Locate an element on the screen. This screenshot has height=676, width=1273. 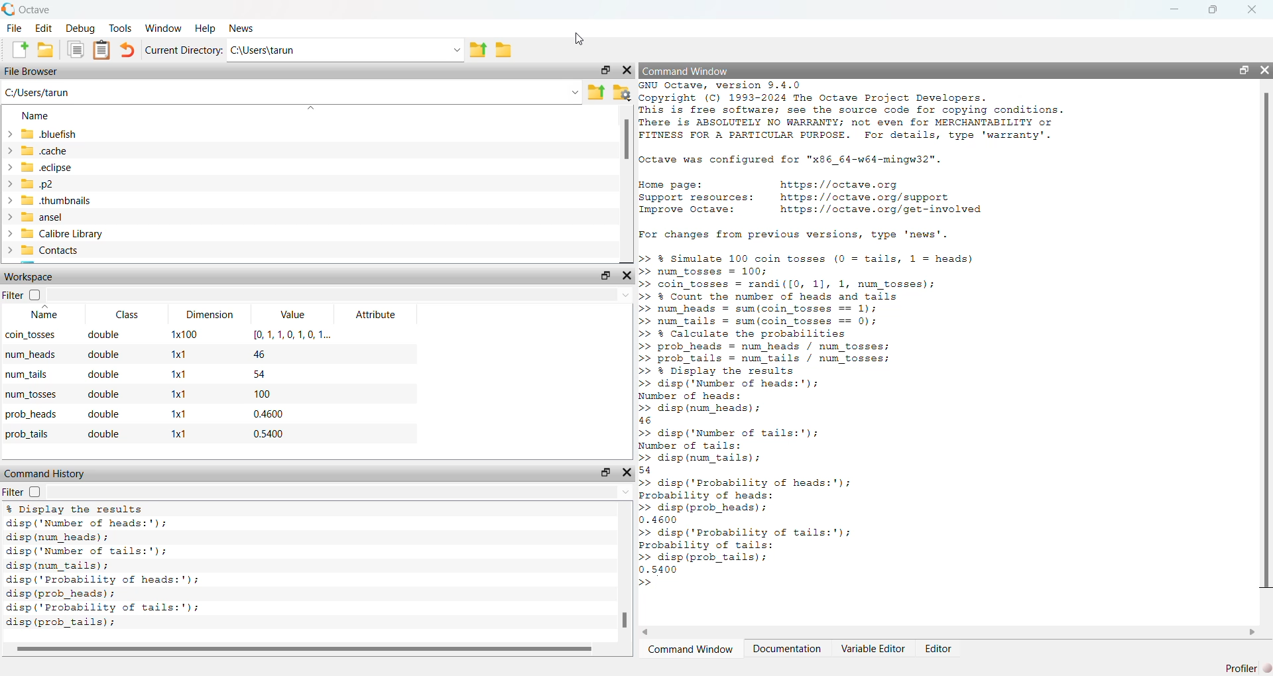
Profiler is located at coordinates (1246, 668).